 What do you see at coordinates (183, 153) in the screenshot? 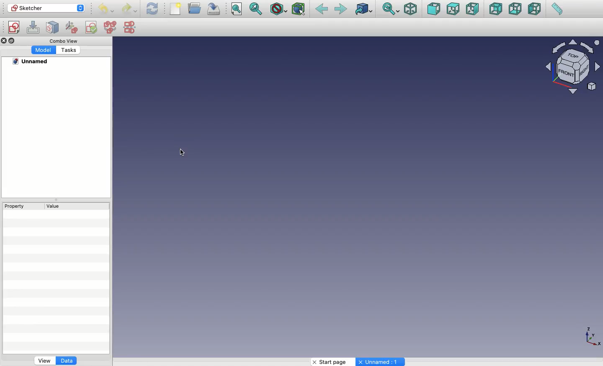
I see `Cursor` at bounding box center [183, 153].